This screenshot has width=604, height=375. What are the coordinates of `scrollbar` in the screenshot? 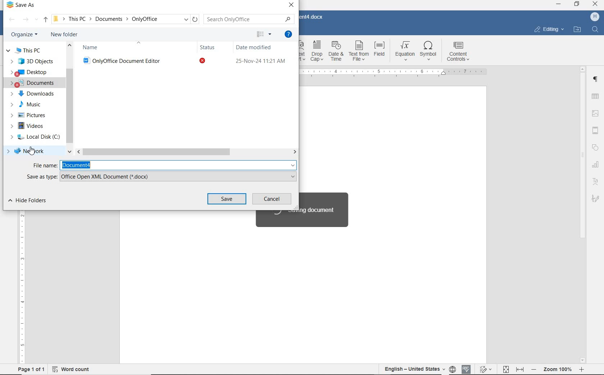 It's located at (70, 99).